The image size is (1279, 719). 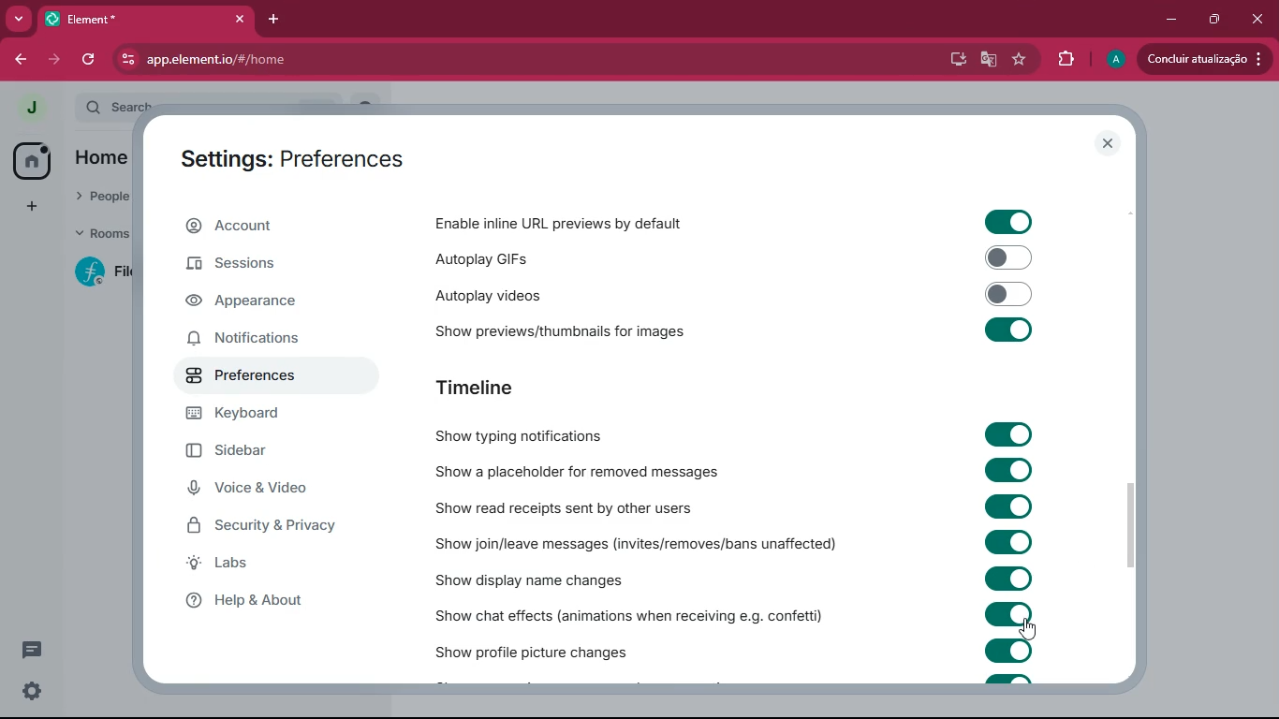 I want to click on autoplay videos, so click(x=529, y=293).